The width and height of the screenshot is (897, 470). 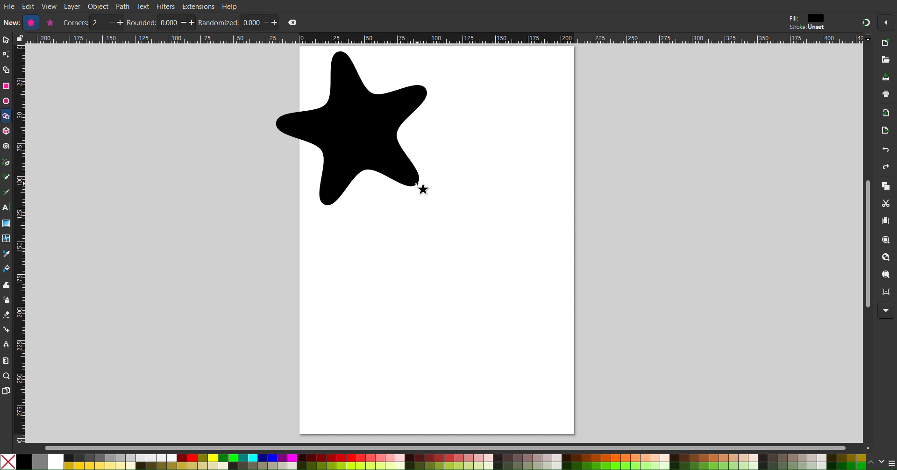 I want to click on More Options, so click(x=888, y=22).